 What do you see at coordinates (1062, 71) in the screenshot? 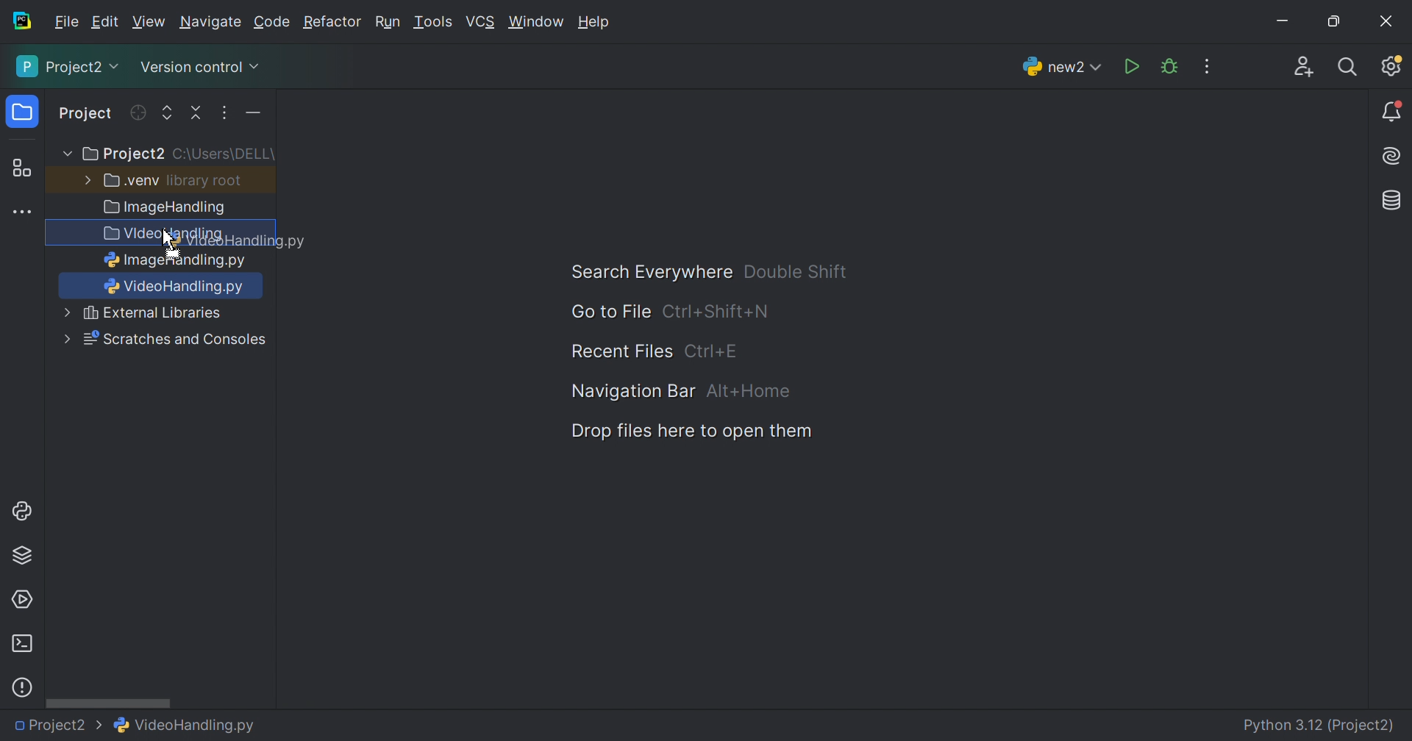
I see `new2` at bounding box center [1062, 71].